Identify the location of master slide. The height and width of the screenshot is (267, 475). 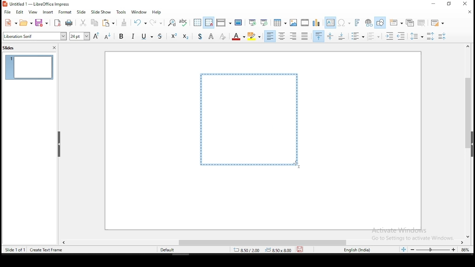
(239, 23).